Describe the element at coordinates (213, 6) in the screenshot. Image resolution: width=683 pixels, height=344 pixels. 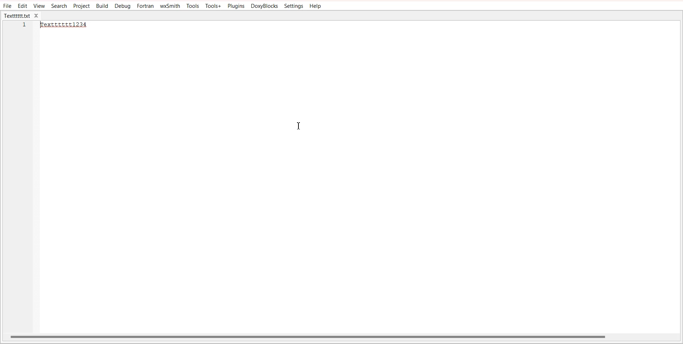
I see `Tools+` at that location.